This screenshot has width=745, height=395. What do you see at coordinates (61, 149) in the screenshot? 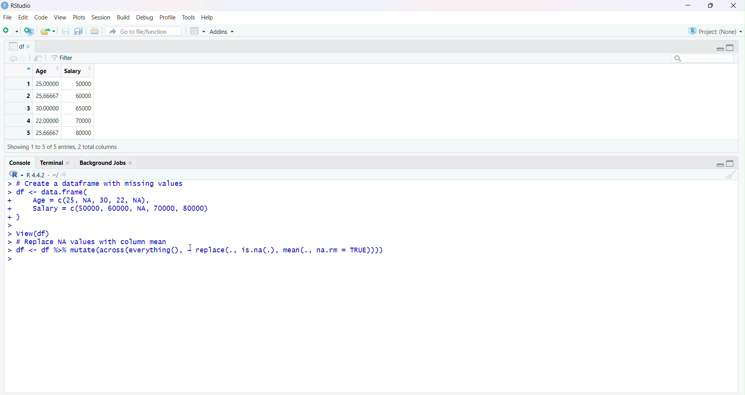
I see `Showing 110 5 of 5 entries, 2 total columns` at bounding box center [61, 149].